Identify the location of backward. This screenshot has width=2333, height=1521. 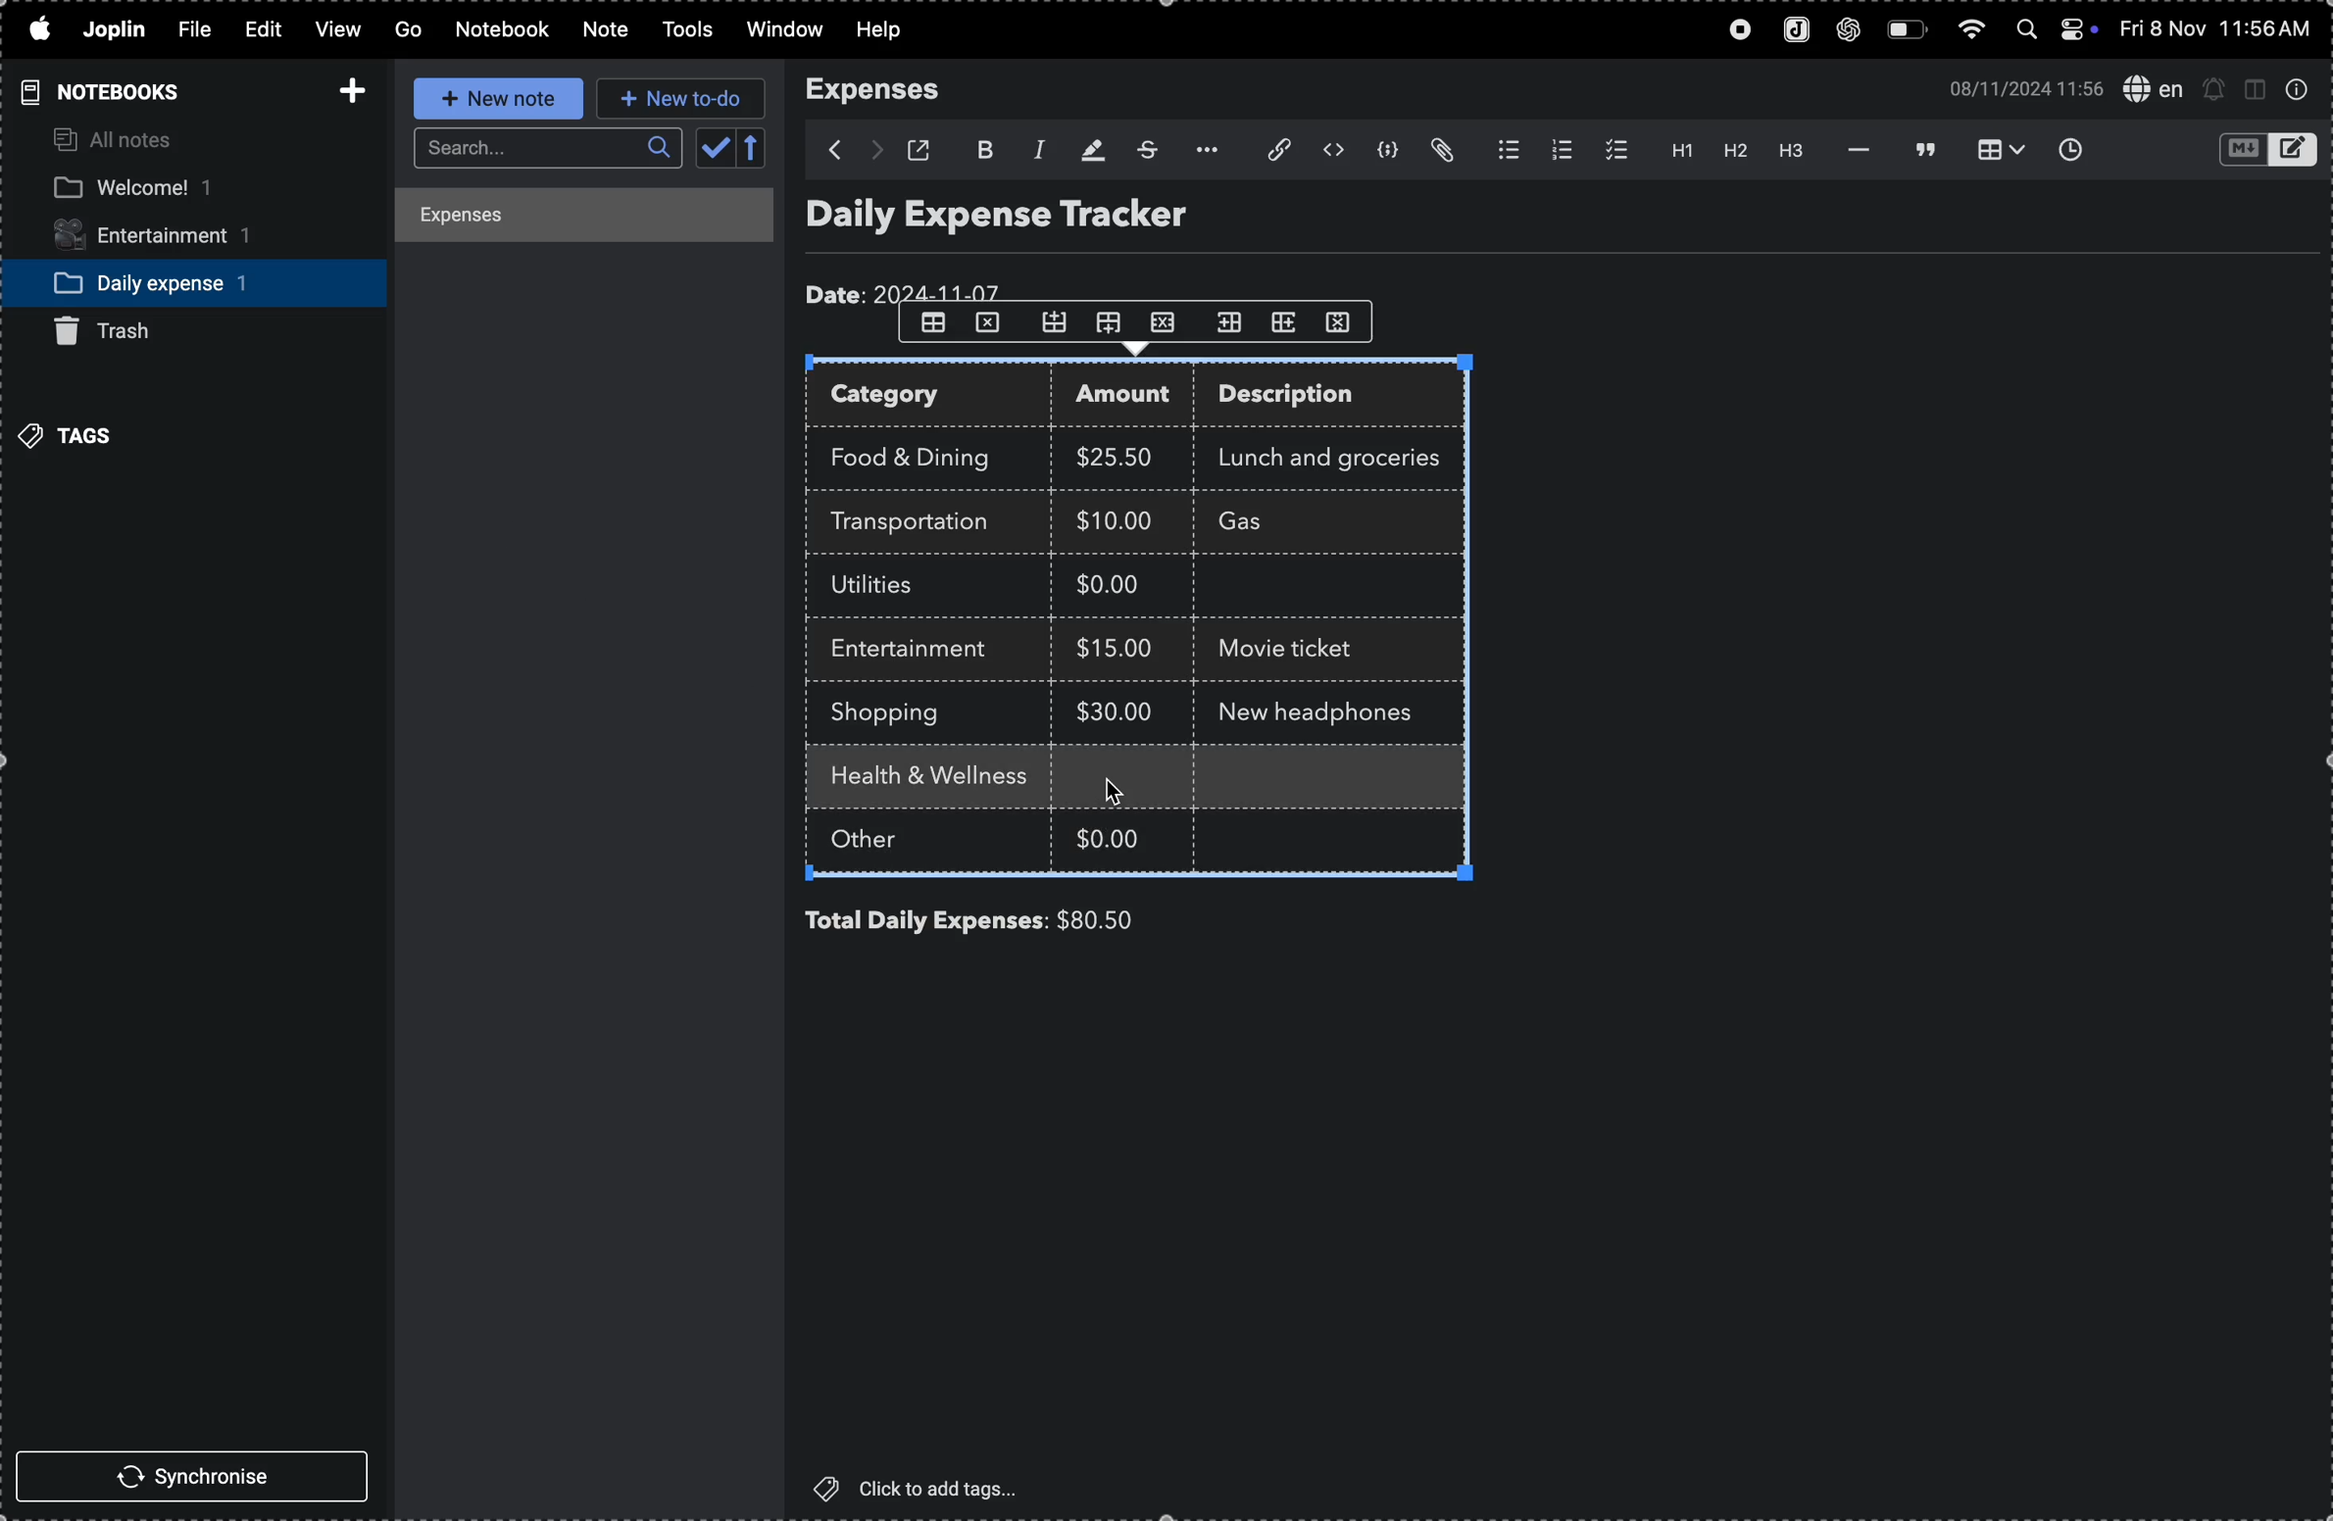
(825, 150).